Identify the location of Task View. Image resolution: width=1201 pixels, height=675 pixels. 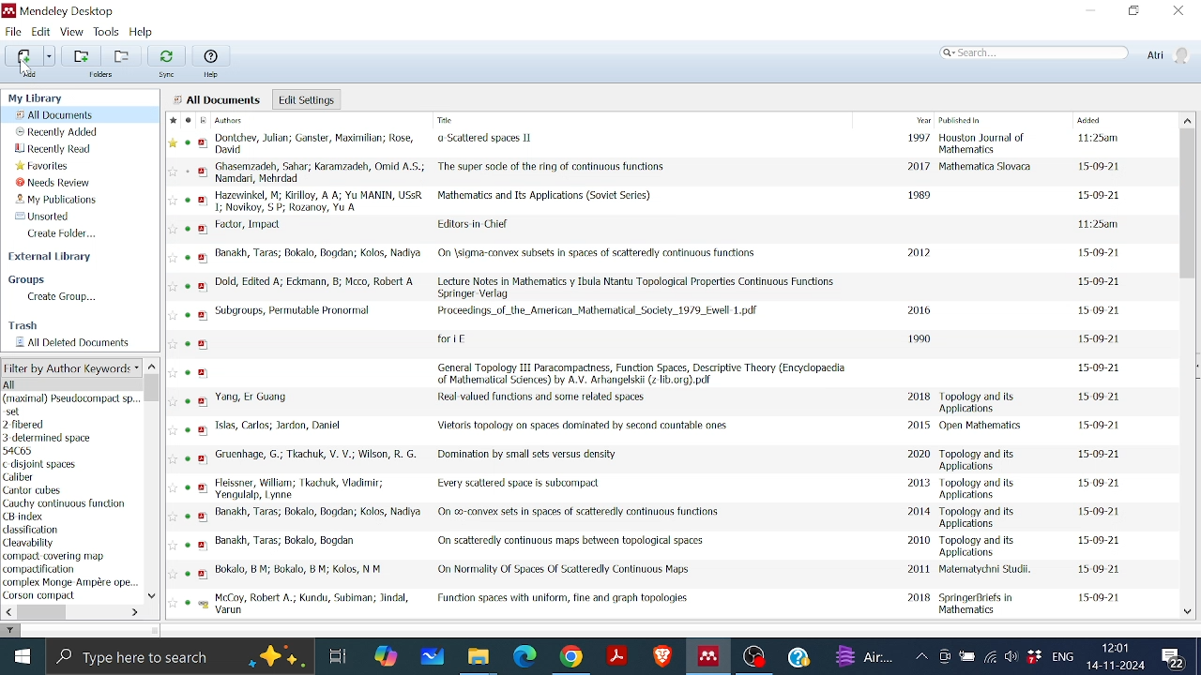
(338, 656).